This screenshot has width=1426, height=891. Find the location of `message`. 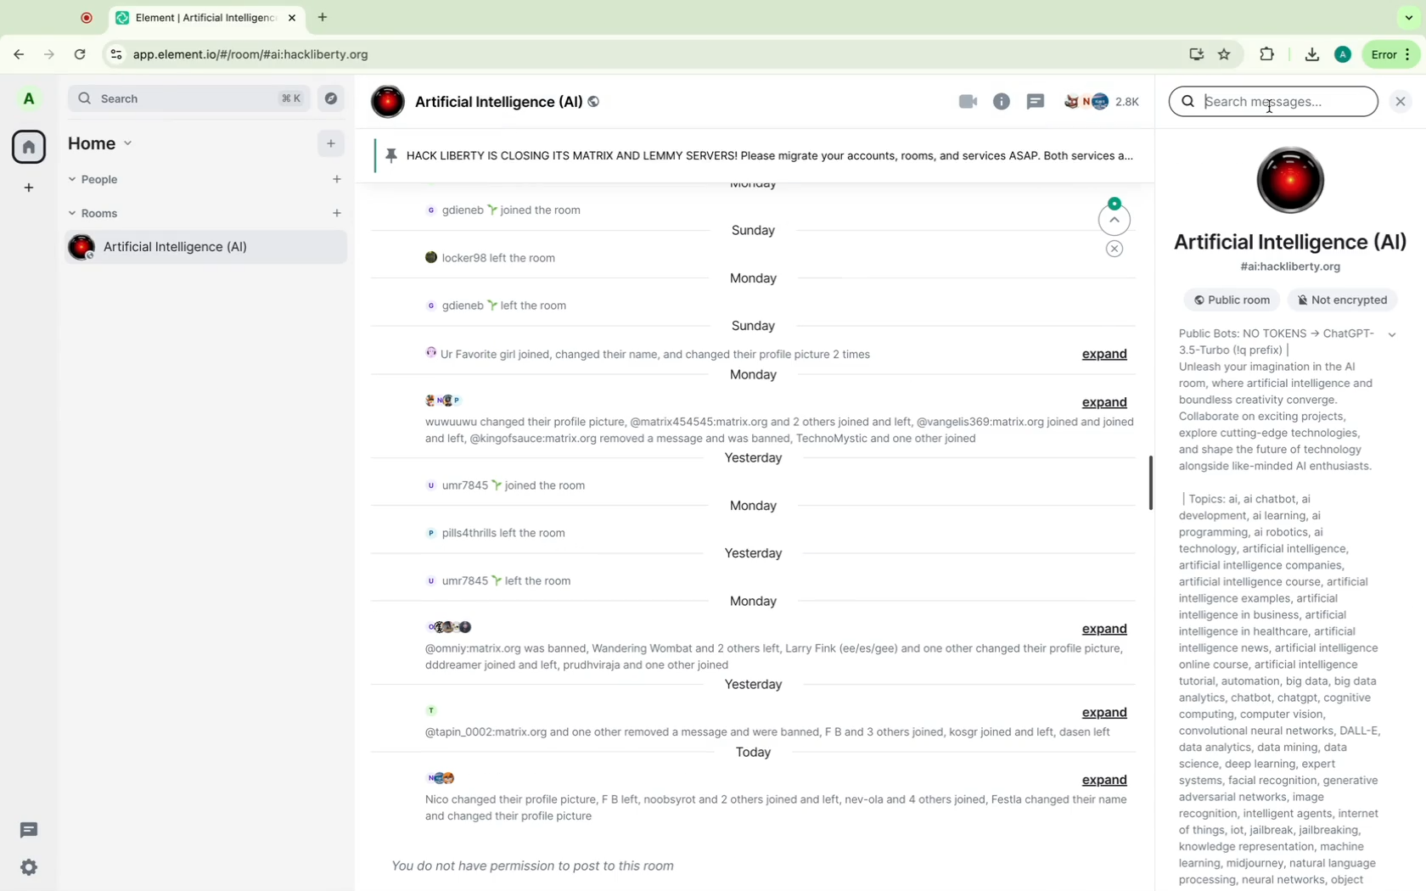

message is located at coordinates (515, 485).